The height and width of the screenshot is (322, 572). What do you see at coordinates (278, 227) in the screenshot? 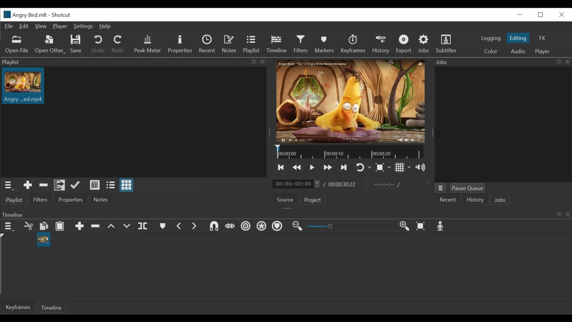
I see `Ripple markers` at bounding box center [278, 227].